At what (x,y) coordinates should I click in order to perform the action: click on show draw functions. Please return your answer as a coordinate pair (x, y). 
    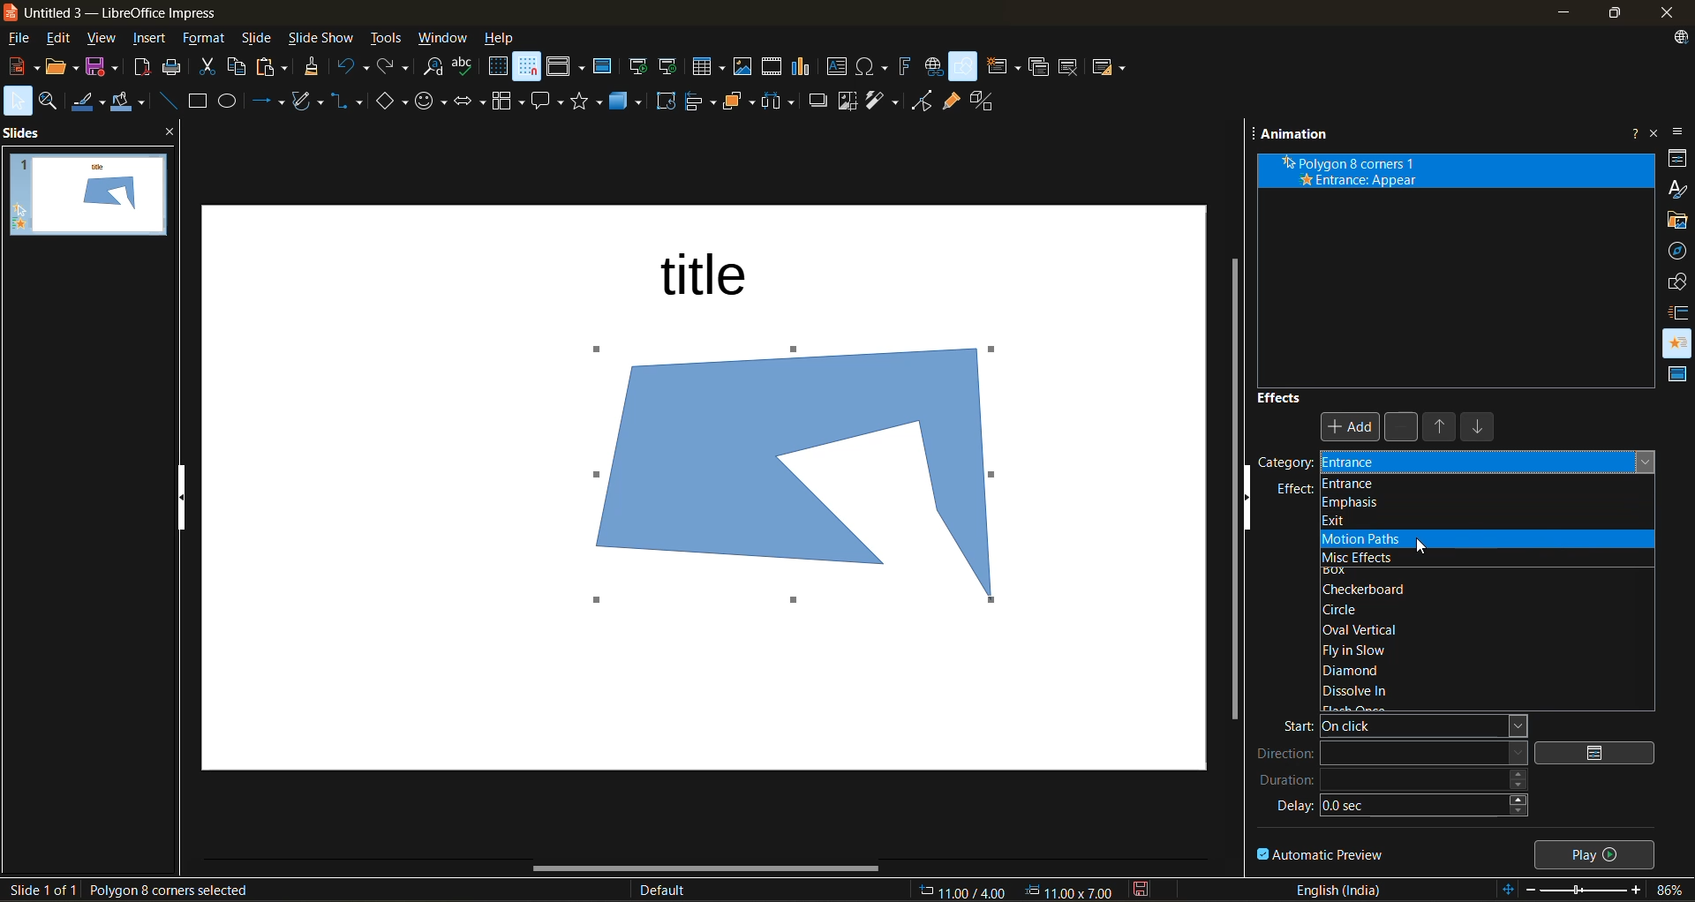
    Looking at the image, I should click on (964, 67).